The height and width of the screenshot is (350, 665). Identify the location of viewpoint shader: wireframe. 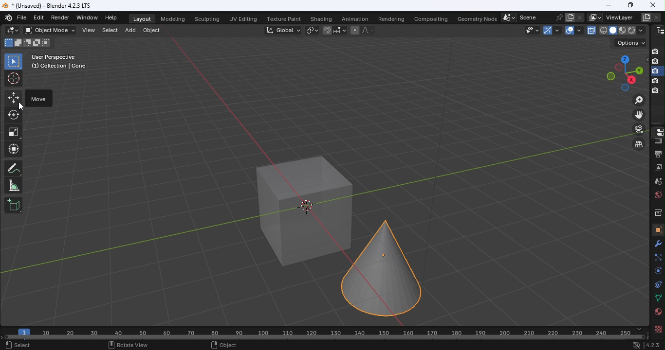
(603, 30).